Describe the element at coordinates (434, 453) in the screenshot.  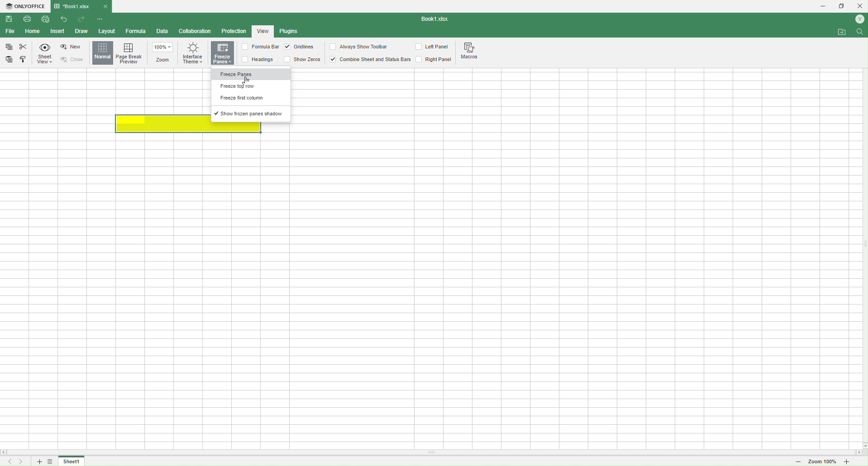
I see `Scroll bar` at that location.